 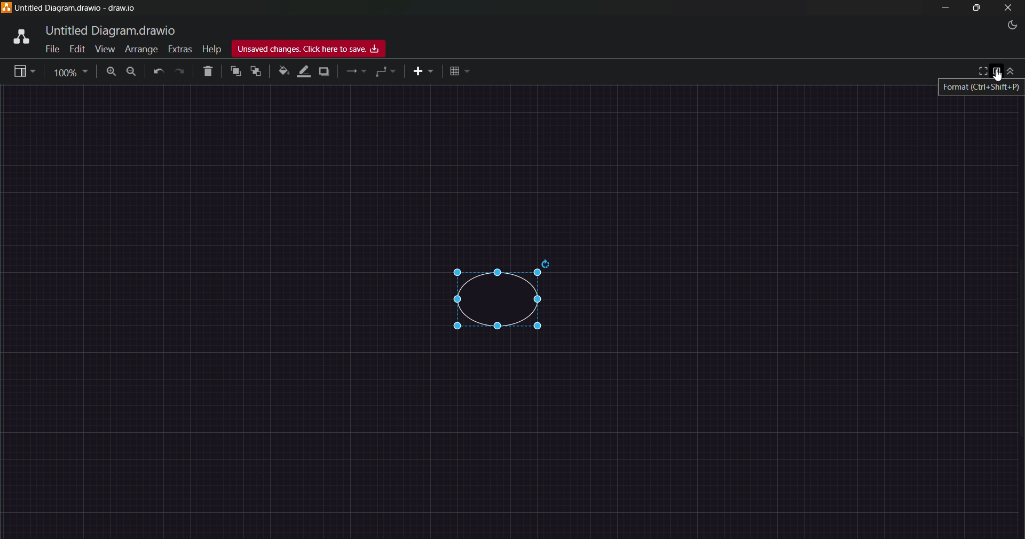 What do you see at coordinates (109, 30) in the screenshot?
I see `Untitled Diagram.drawio` at bounding box center [109, 30].